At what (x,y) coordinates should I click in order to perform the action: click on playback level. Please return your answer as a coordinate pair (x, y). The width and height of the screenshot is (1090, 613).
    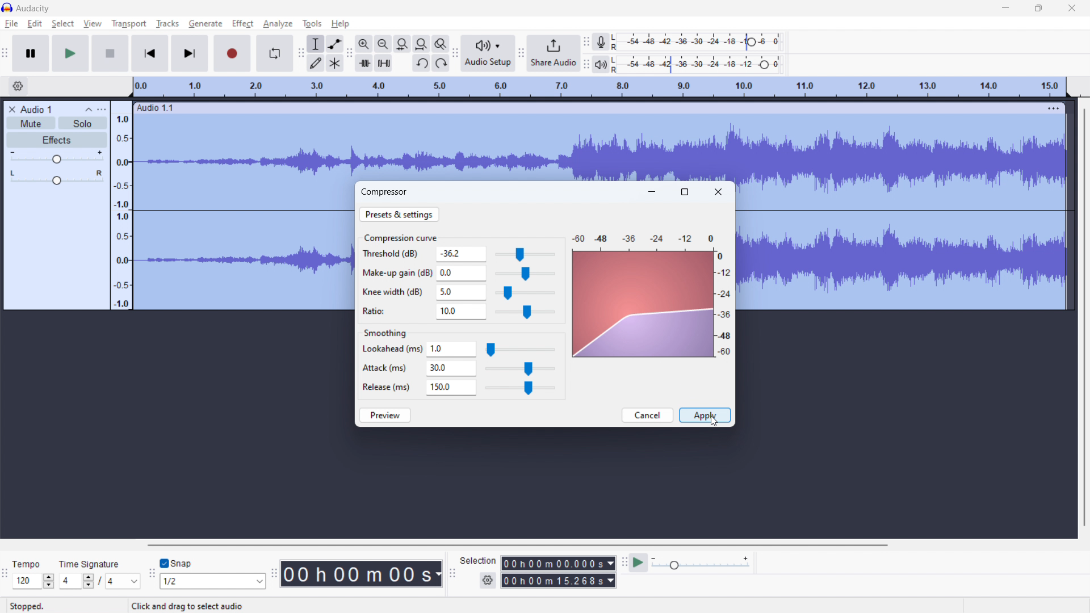
    Looking at the image, I should click on (704, 65).